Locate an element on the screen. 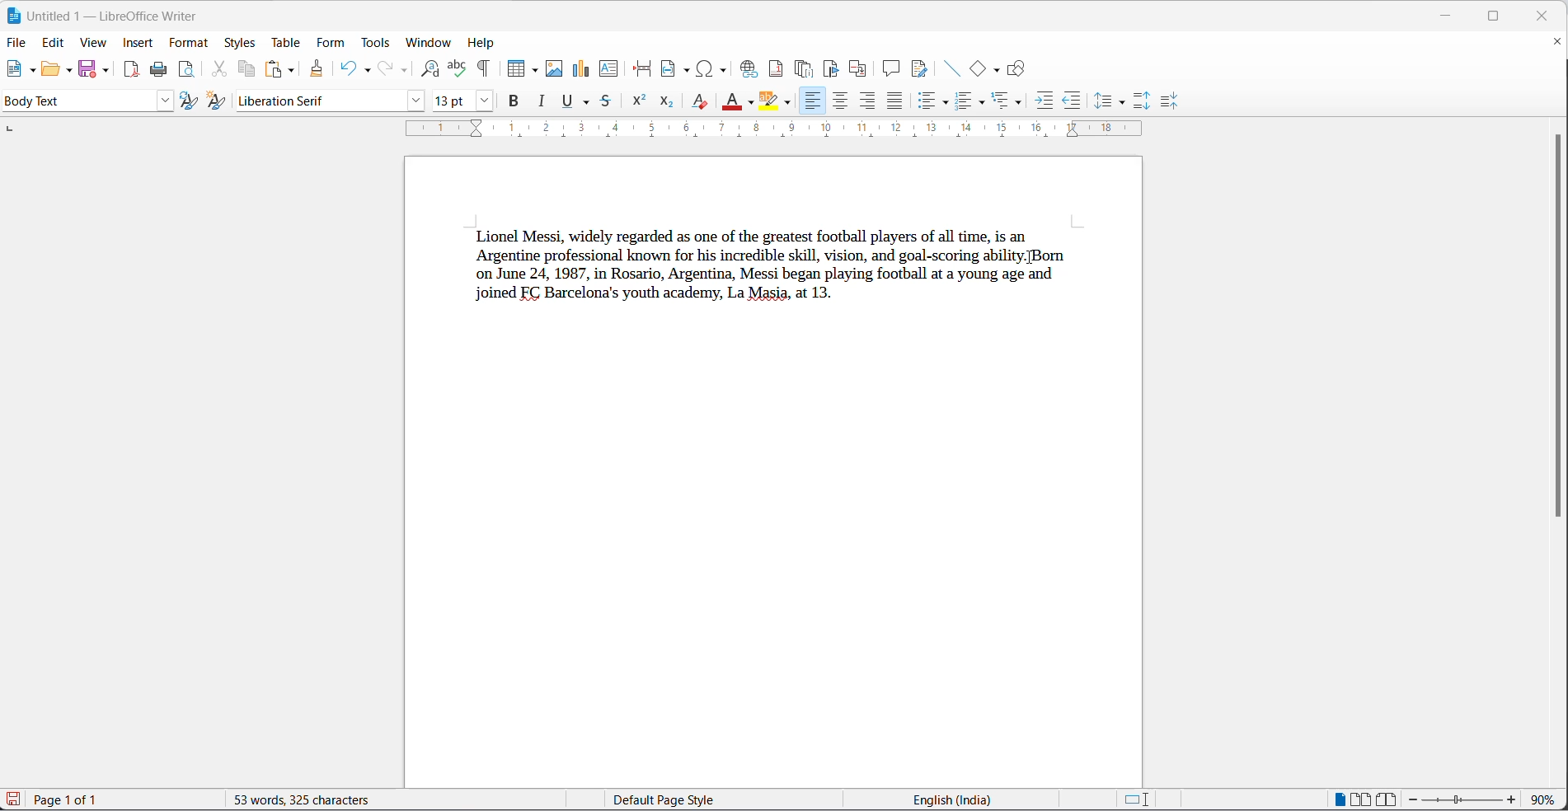 This screenshot has height=811, width=1568. clear direct formatting is located at coordinates (700, 101).